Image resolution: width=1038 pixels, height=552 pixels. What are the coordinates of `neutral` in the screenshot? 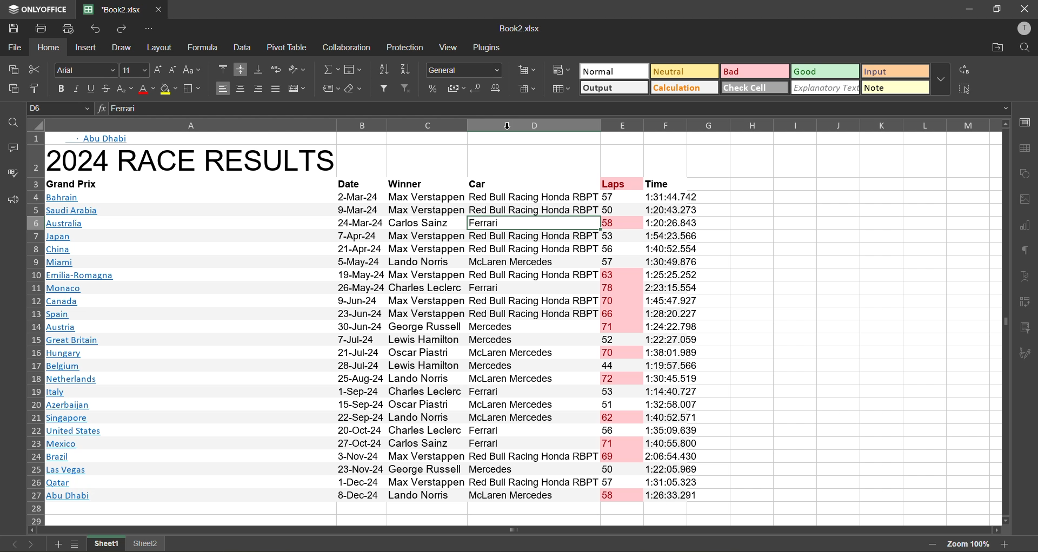 It's located at (684, 71).